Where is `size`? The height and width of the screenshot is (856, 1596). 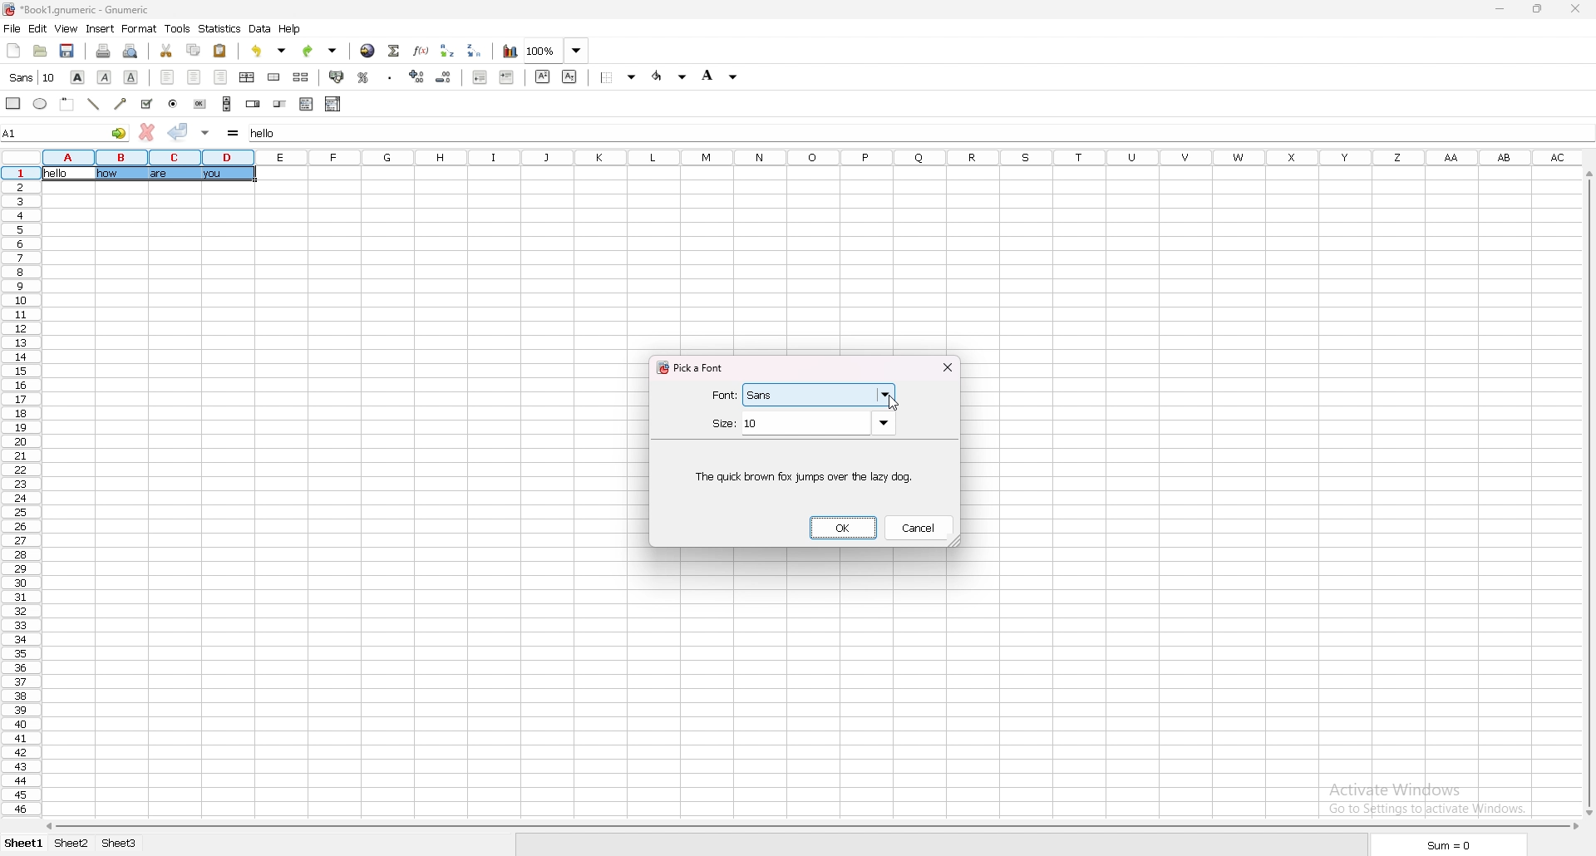
size is located at coordinates (800, 422).